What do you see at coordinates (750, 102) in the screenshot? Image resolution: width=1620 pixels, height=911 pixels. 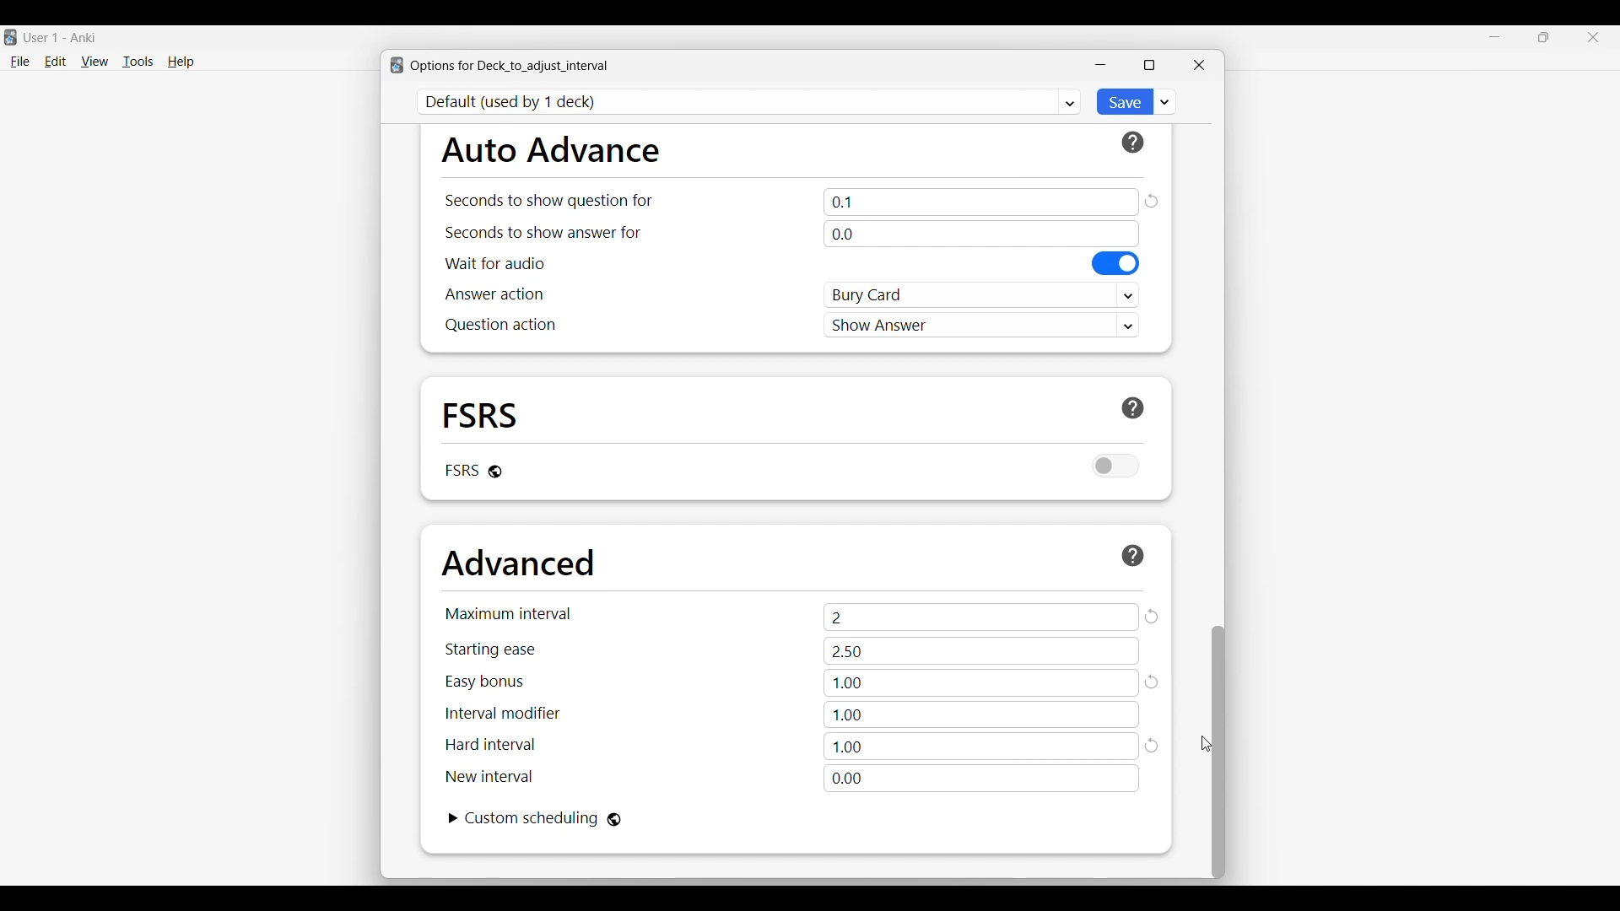 I see `Click to access other decks for settings` at bounding box center [750, 102].